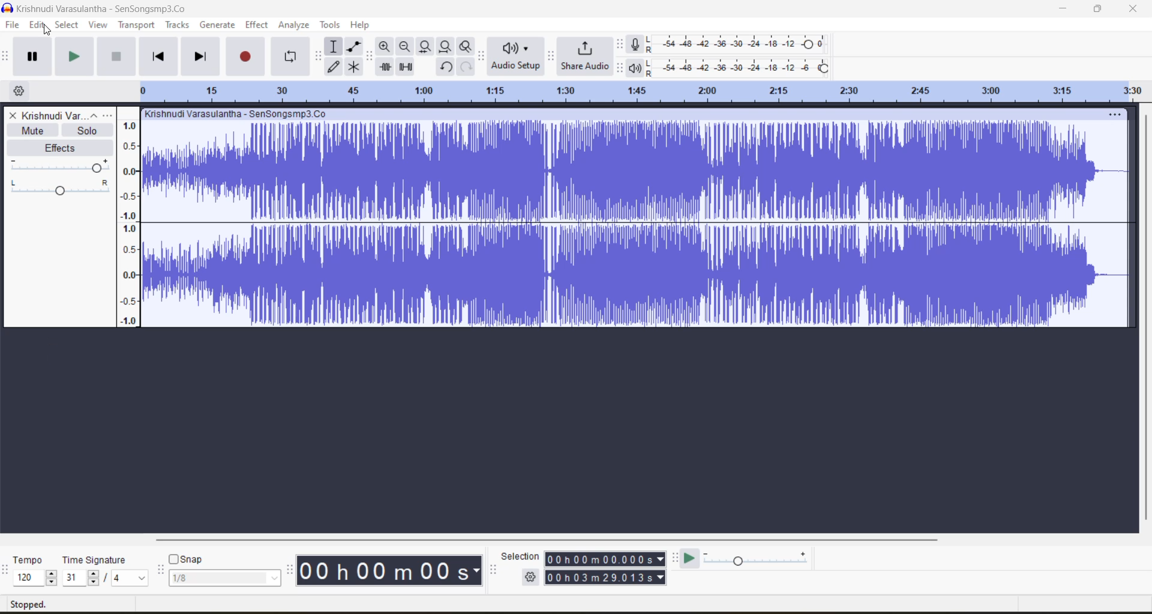  I want to click on transport tool bar, so click(8, 57).